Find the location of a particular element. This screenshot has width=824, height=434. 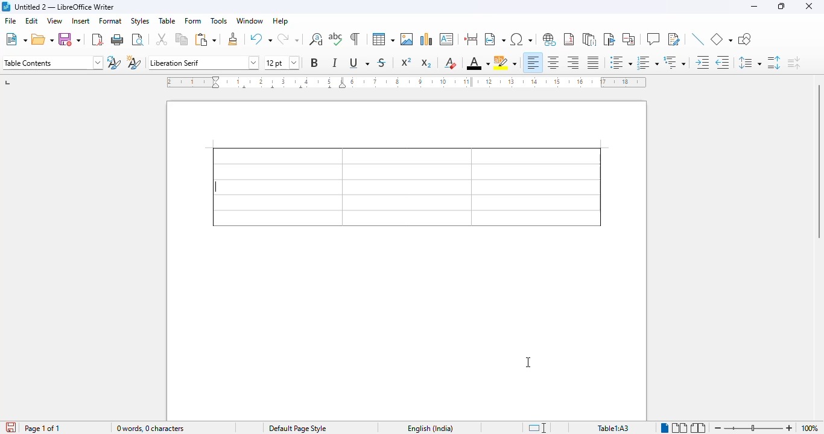

click to save the document is located at coordinates (11, 427).